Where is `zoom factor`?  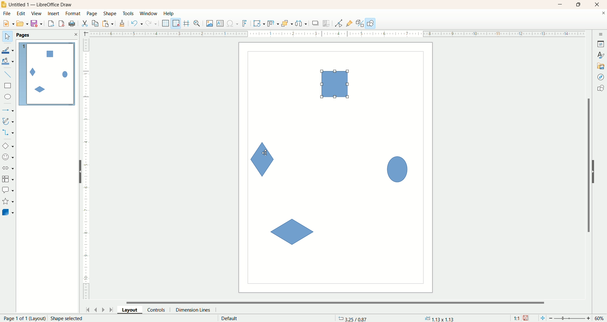
zoom factor is located at coordinates (571, 319).